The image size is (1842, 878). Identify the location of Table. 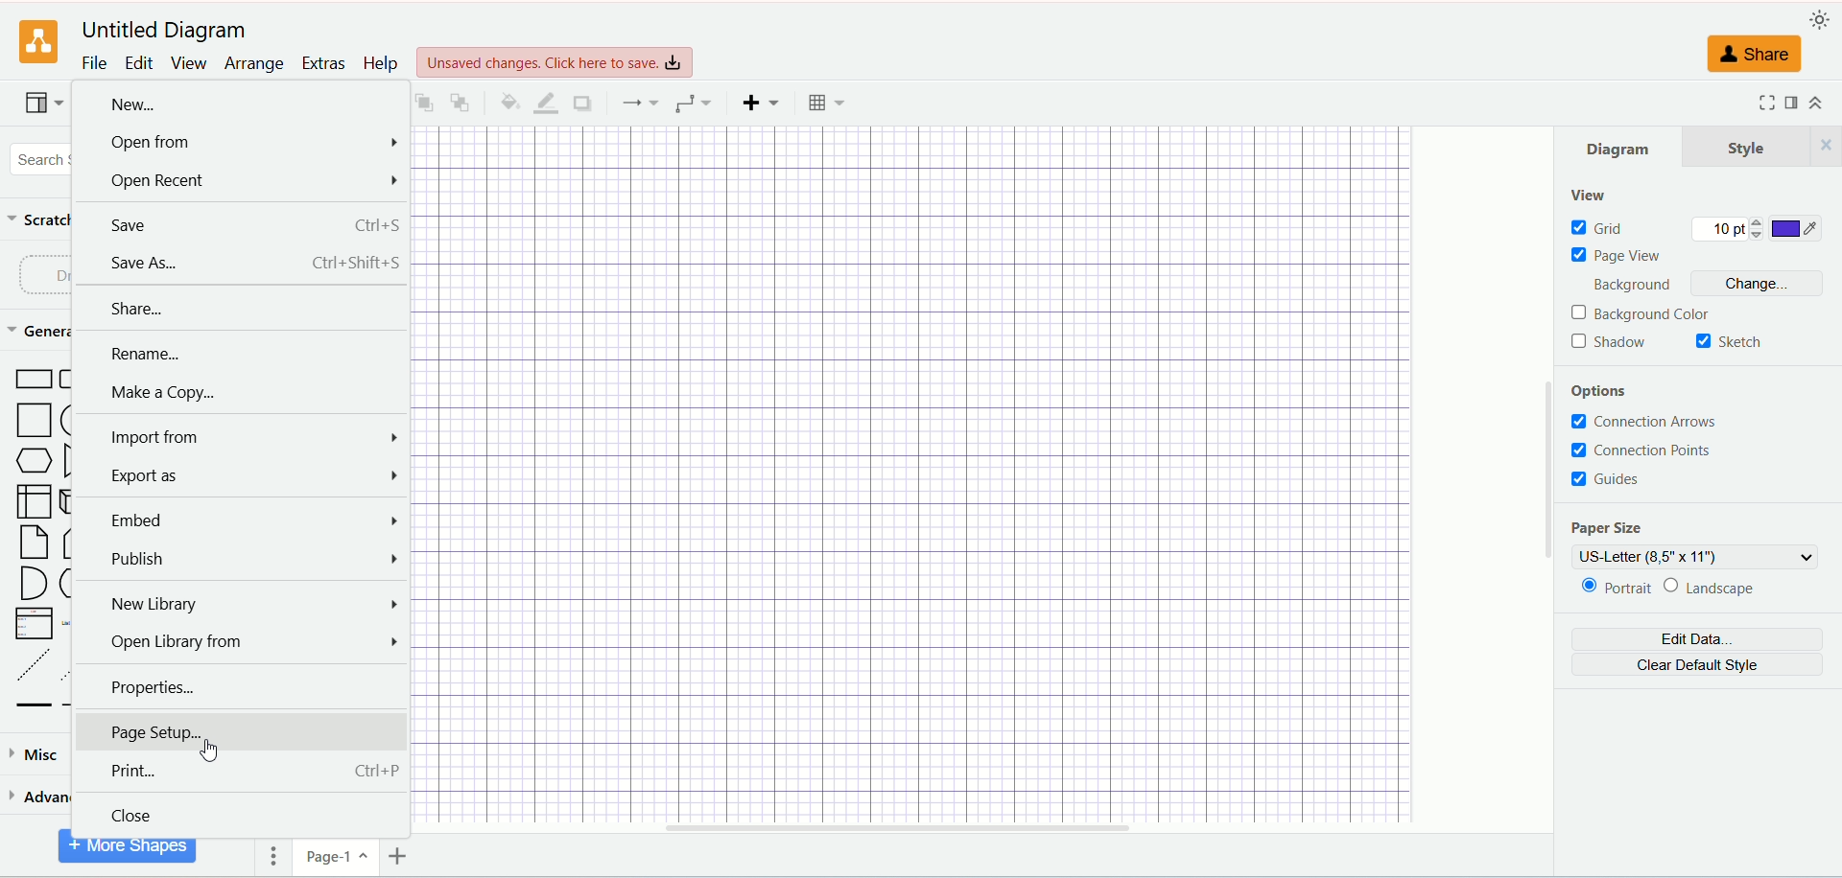
(827, 103).